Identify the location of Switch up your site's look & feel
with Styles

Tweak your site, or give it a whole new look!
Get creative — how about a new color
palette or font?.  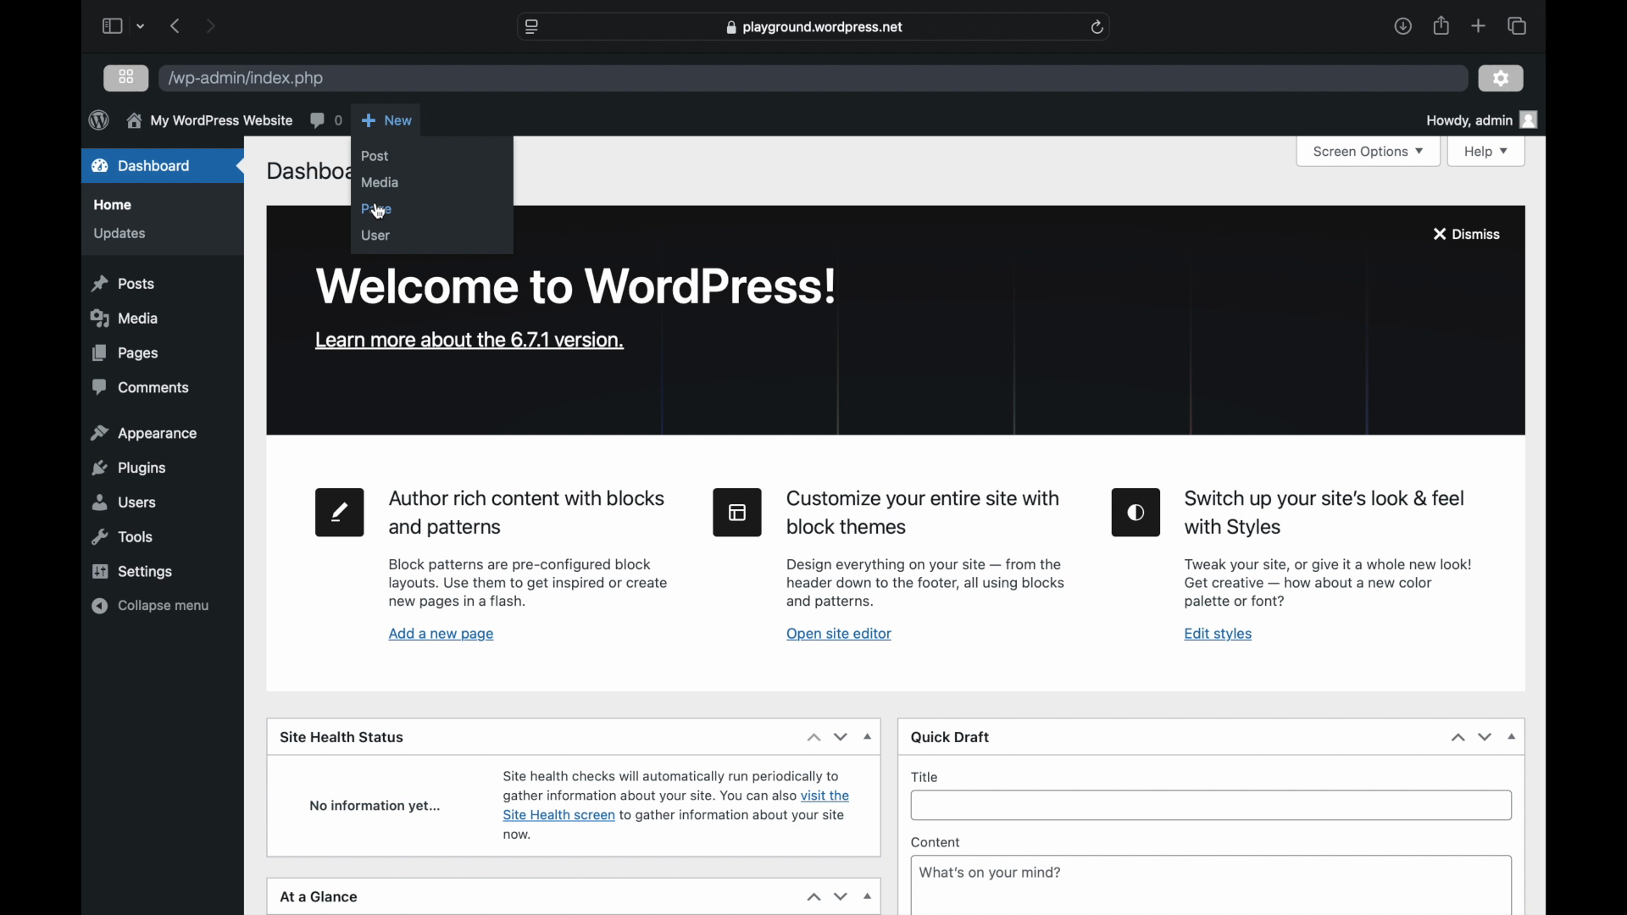
(1330, 550).